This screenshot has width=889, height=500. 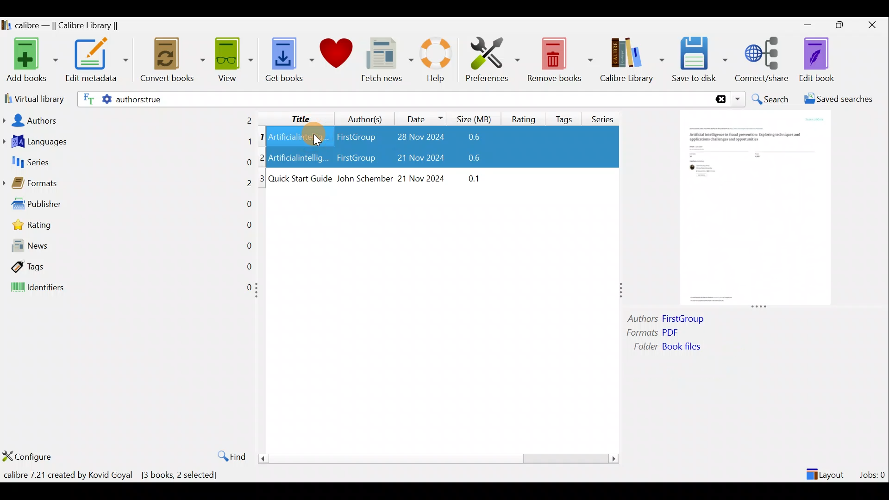 I want to click on Folder: Book files, so click(x=690, y=348).